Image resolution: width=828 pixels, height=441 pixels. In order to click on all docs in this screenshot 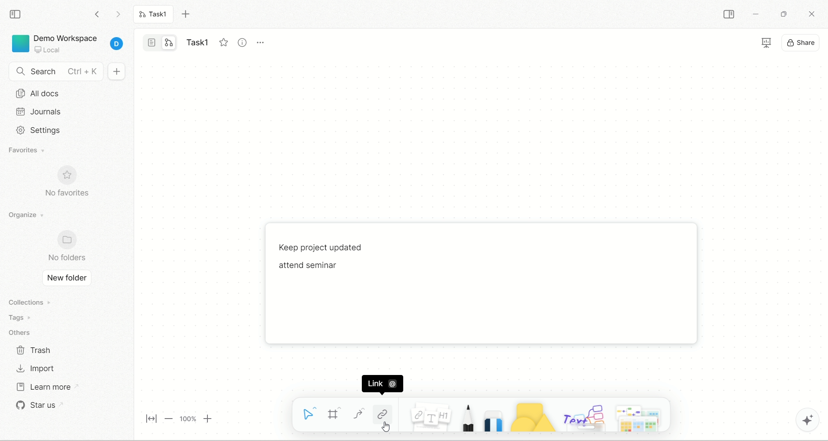, I will do `click(66, 94)`.